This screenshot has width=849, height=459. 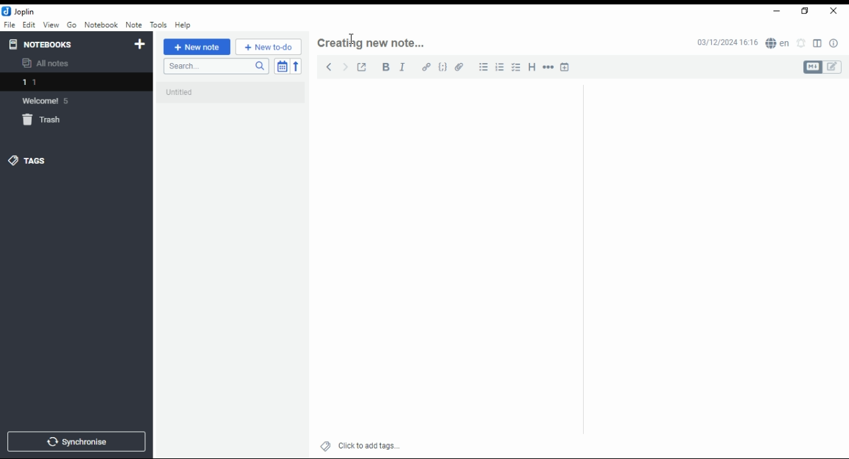 I want to click on edit, so click(x=29, y=24).